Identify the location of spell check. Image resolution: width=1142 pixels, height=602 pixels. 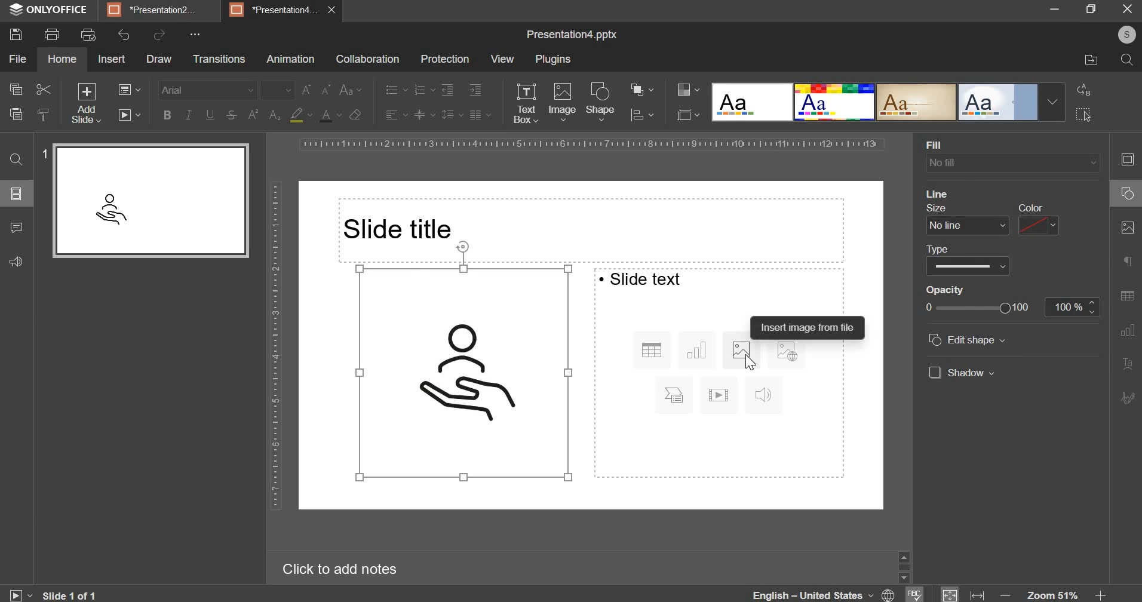
(916, 594).